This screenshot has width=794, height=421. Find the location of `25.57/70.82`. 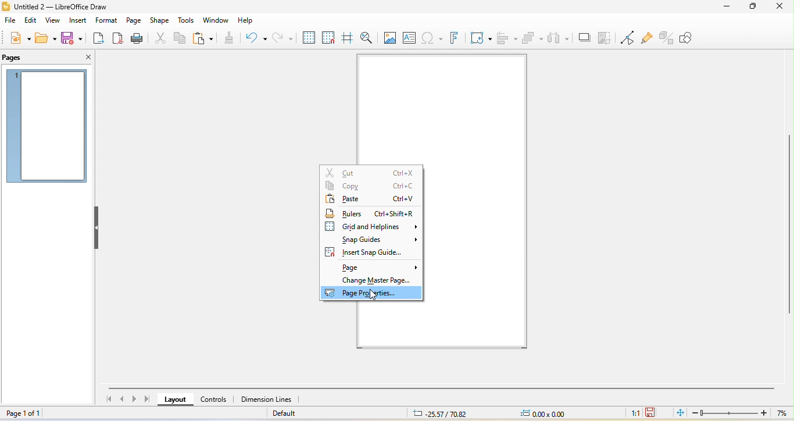

25.57/70.82 is located at coordinates (440, 413).